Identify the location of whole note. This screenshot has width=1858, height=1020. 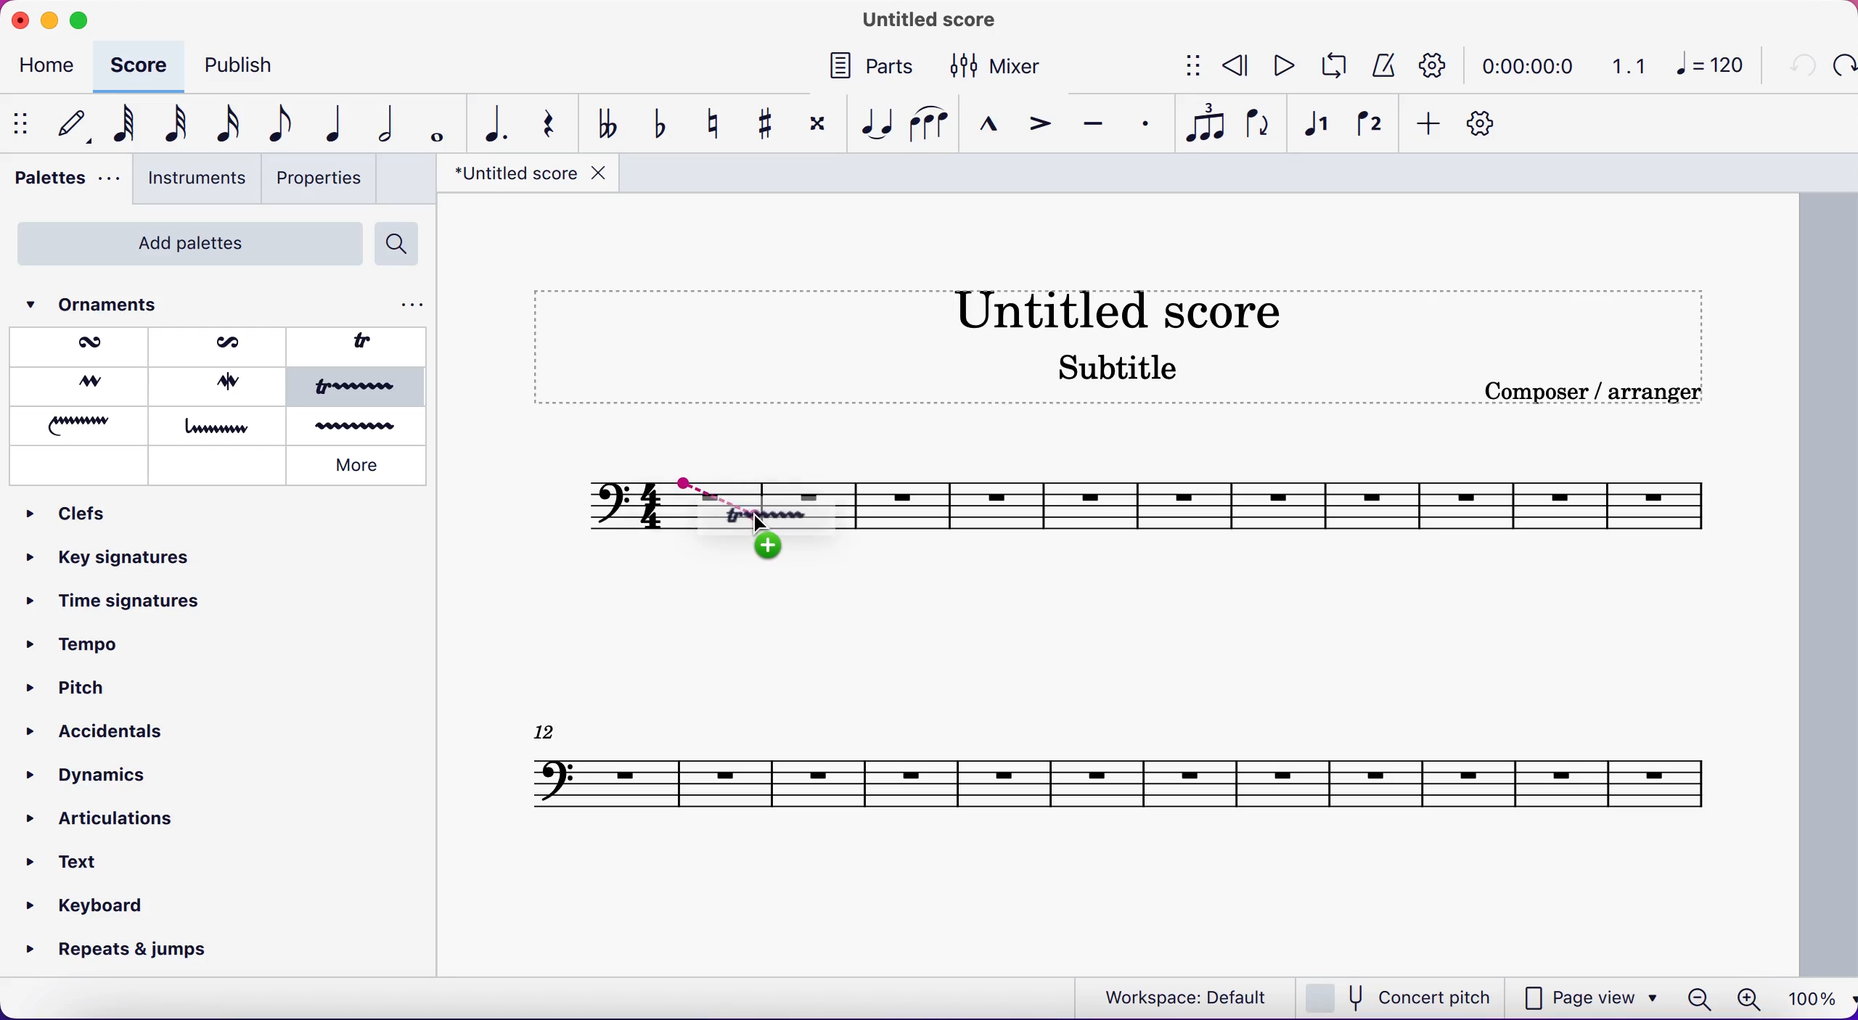
(433, 124).